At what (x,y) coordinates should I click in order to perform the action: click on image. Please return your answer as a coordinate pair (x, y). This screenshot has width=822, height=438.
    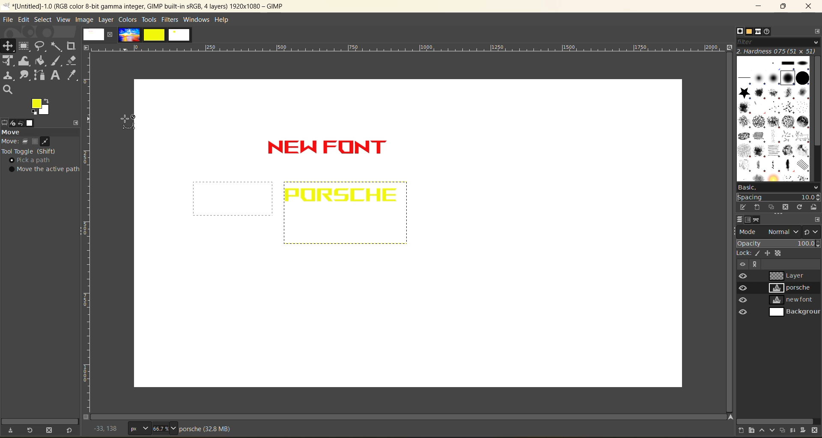
    Looking at the image, I should click on (30, 124).